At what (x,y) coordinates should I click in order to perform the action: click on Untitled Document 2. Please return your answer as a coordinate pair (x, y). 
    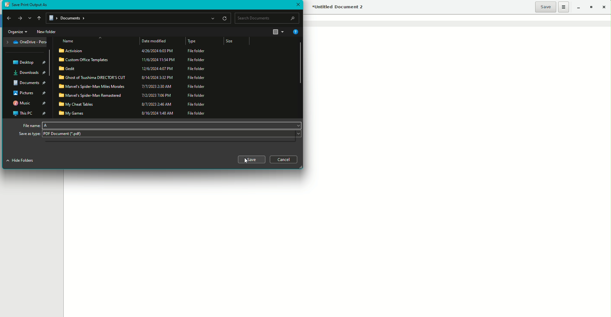
    Looking at the image, I should click on (339, 8).